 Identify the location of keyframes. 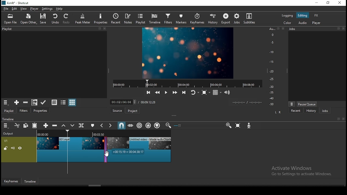
(198, 19).